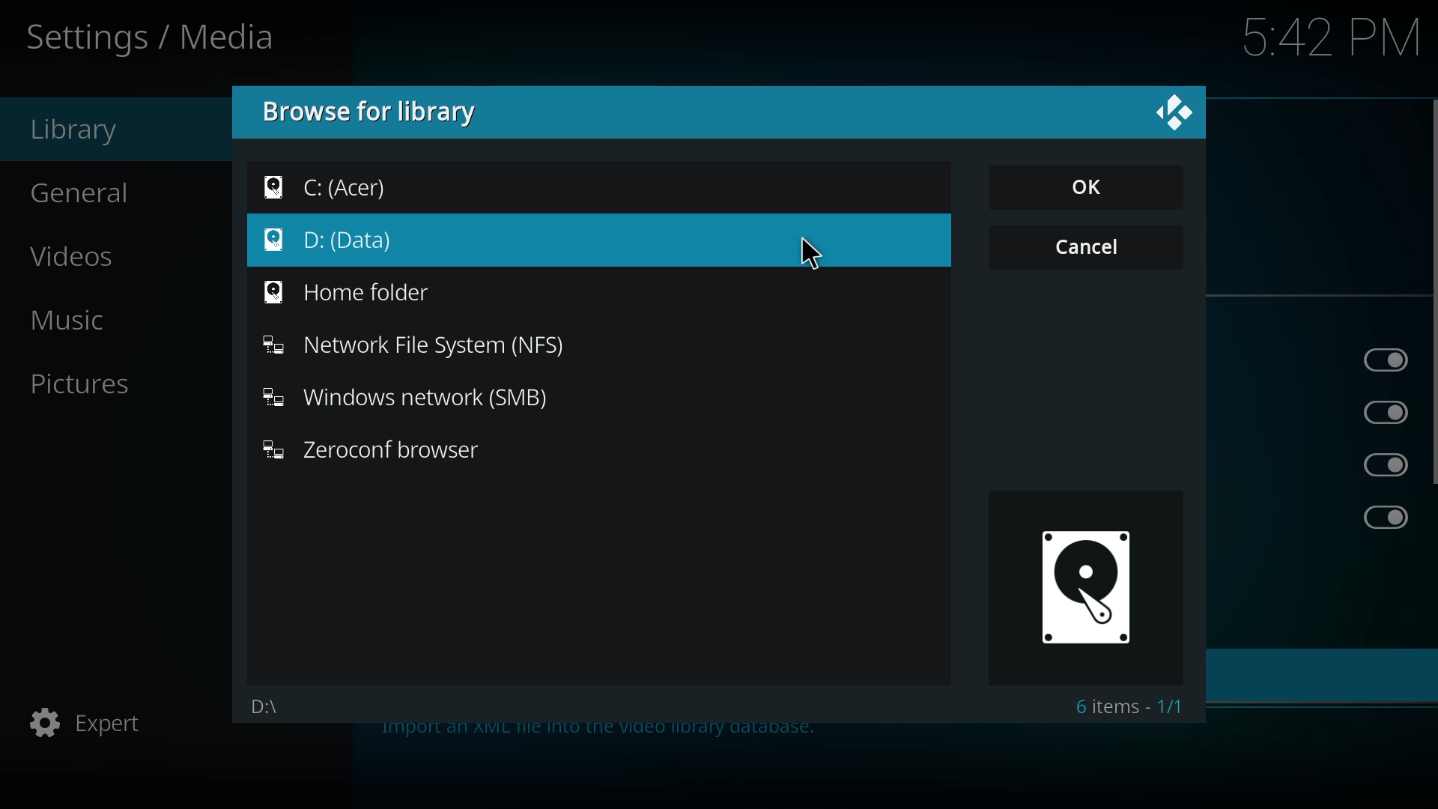  What do you see at coordinates (1079, 246) in the screenshot?
I see `cancel` at bounding box center [1079, 246].